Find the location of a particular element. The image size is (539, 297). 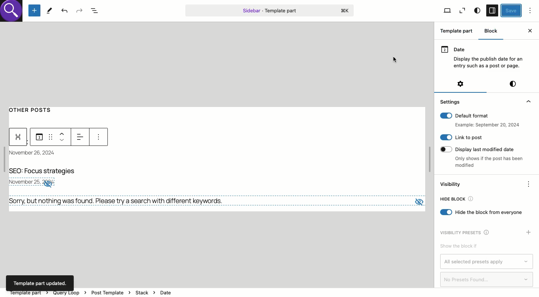

view is located at coordinates (418, 200).